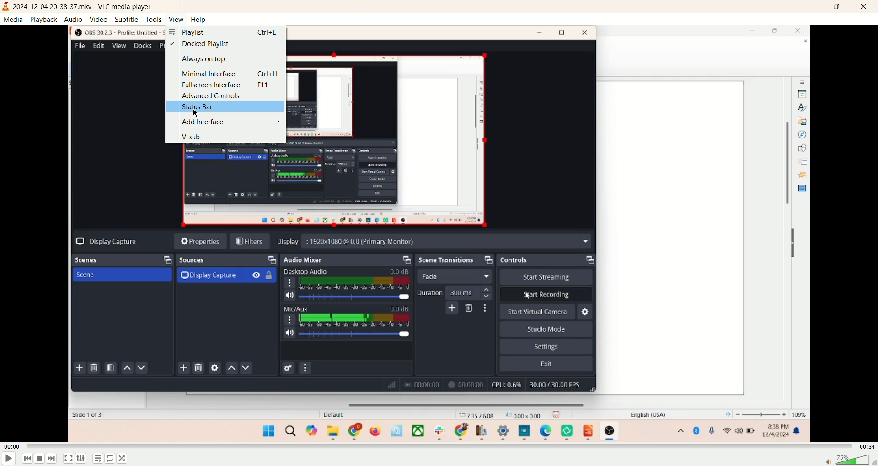  Describe the element at coordinates (837, 7) in the screenshot. I see `maximize` at that location.